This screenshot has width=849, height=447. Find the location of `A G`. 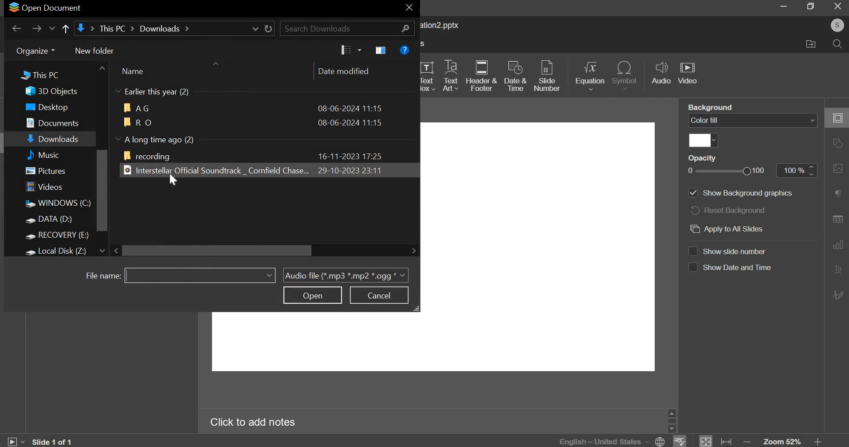

A G is located at coordinates (138, 108).